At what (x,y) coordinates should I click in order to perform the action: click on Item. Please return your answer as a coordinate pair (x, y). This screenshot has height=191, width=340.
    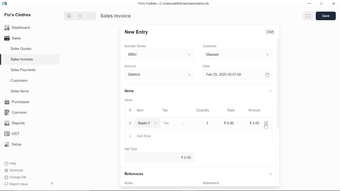
    Looking at the image, I should click on (146, 123).